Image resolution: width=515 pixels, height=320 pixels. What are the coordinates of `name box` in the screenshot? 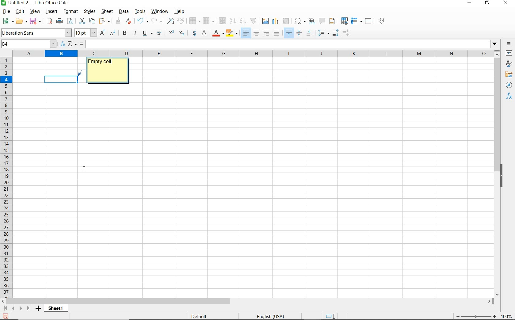 It's located at (29, 44).